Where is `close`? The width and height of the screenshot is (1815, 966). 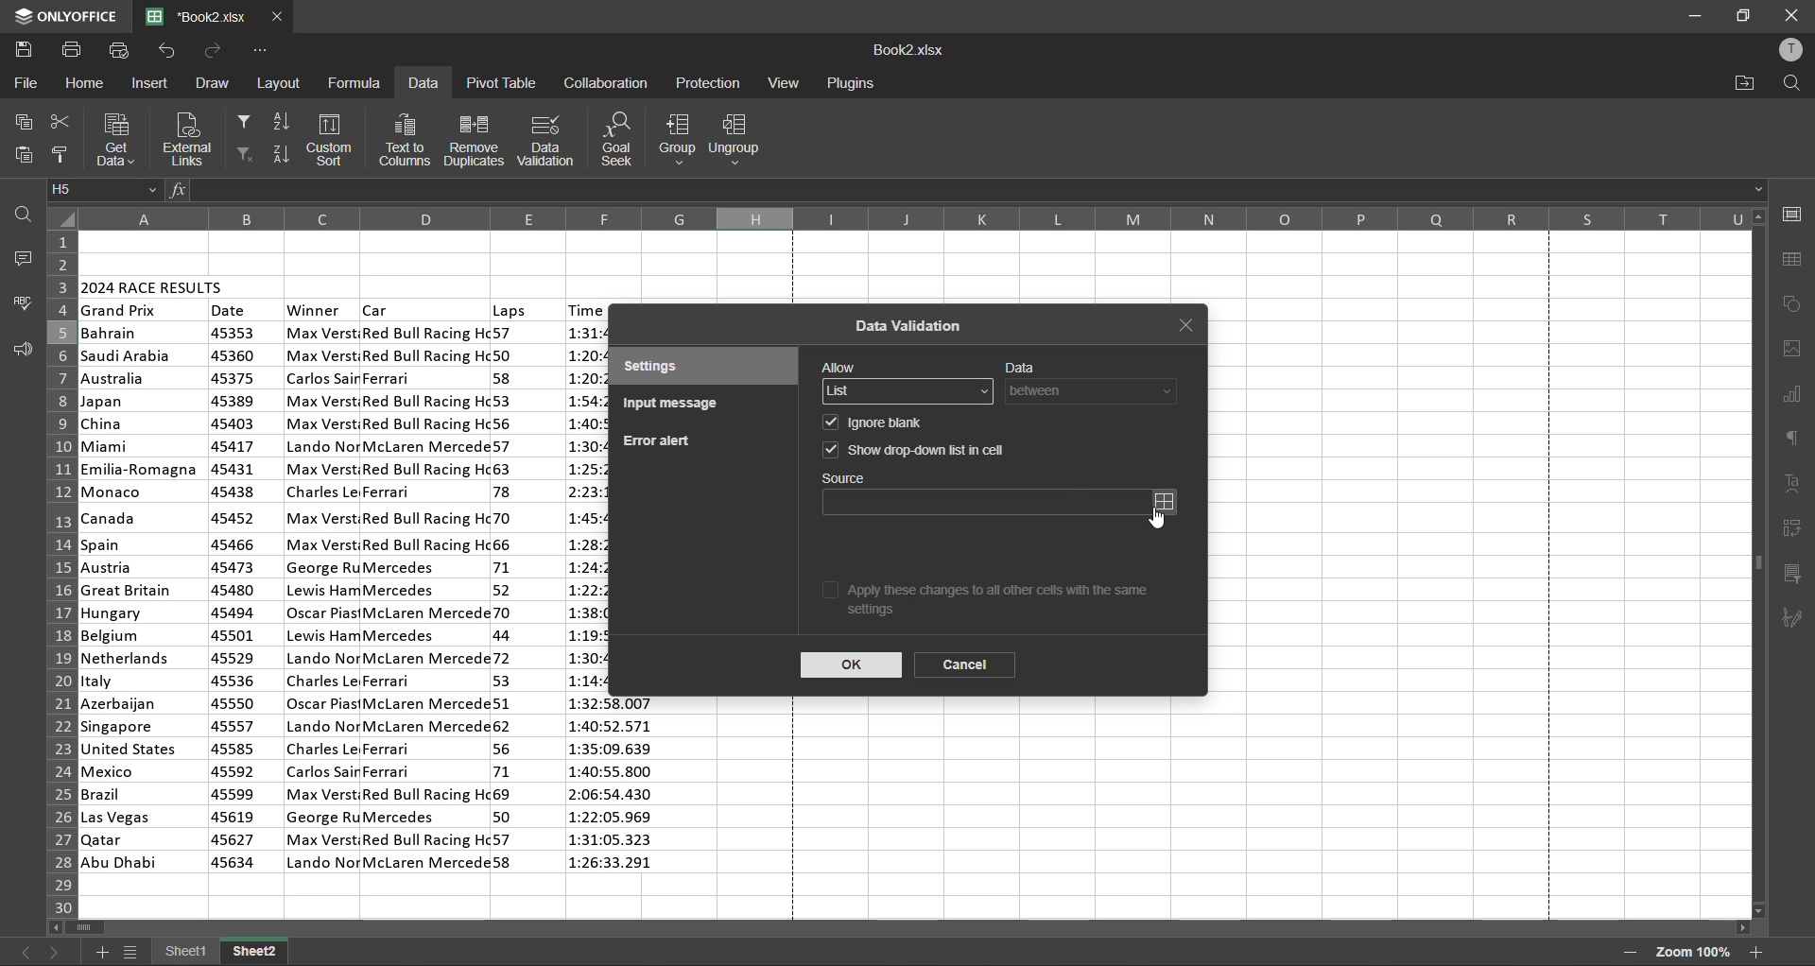 close is located at coordinates (1789, 14).